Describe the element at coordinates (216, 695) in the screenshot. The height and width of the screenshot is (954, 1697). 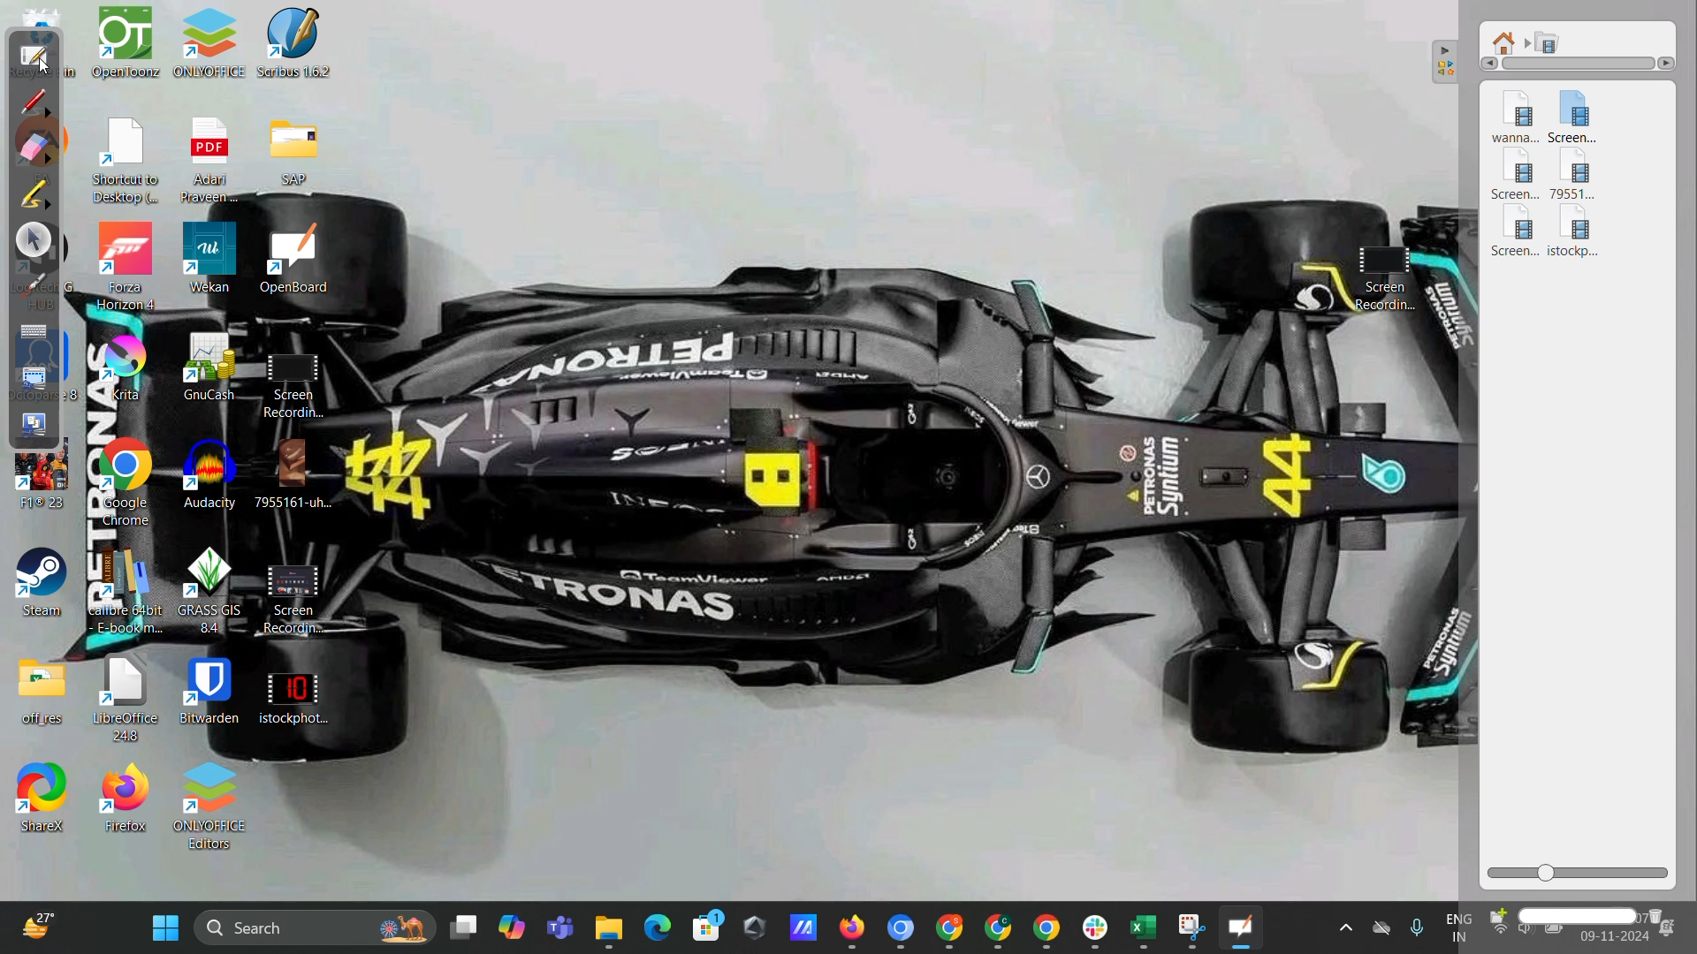
I see `Bitwarden` at that location.